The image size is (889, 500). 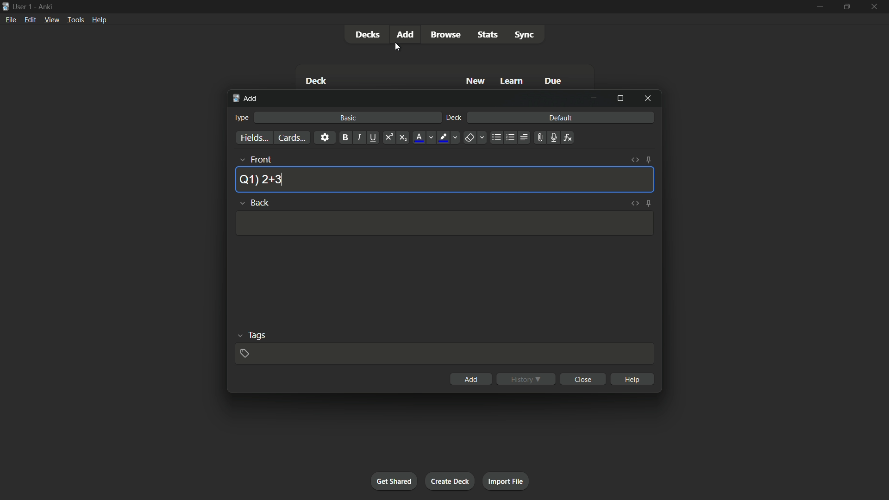 I want to click on import file, so click(x=505, y=480).